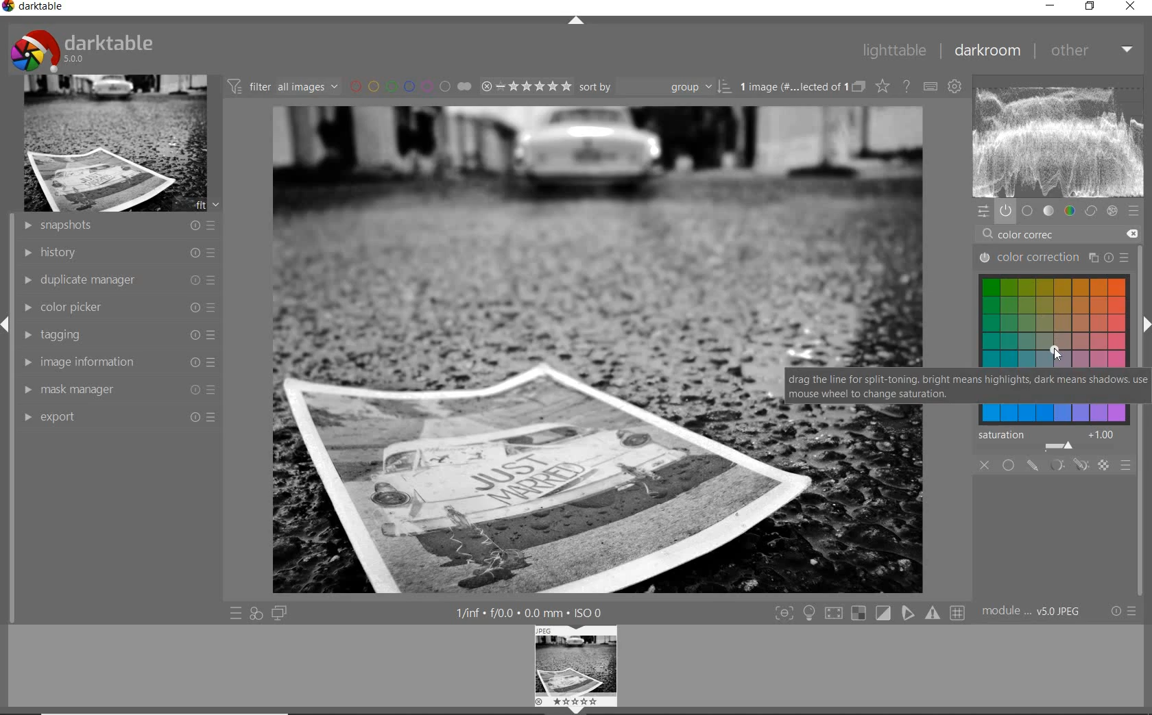  I want to click on image, so click(115, 144).